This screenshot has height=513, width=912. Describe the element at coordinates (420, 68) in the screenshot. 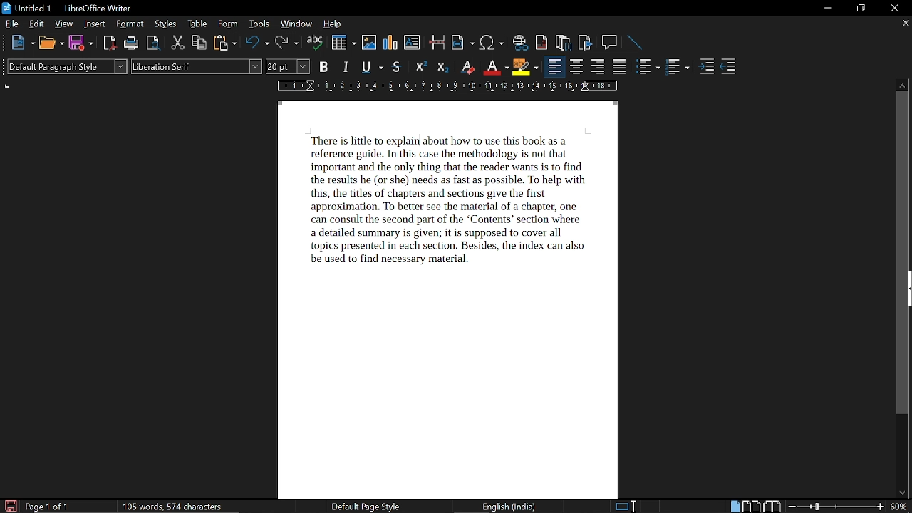

I see `superscript` at that location.